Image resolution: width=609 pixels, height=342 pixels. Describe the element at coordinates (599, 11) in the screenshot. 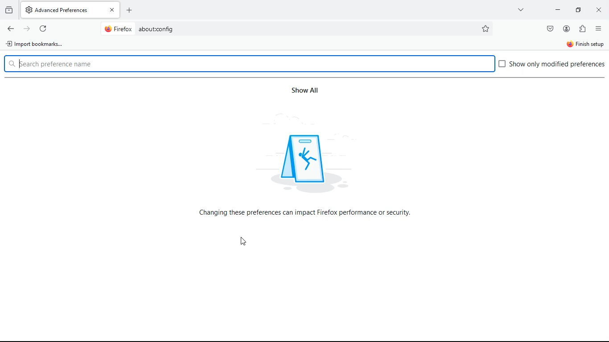

I see `close` at that location.